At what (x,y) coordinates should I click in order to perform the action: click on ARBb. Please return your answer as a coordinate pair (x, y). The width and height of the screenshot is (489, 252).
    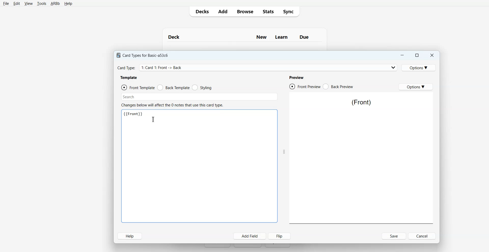
    Looking at the image, I should click on (55, 4).